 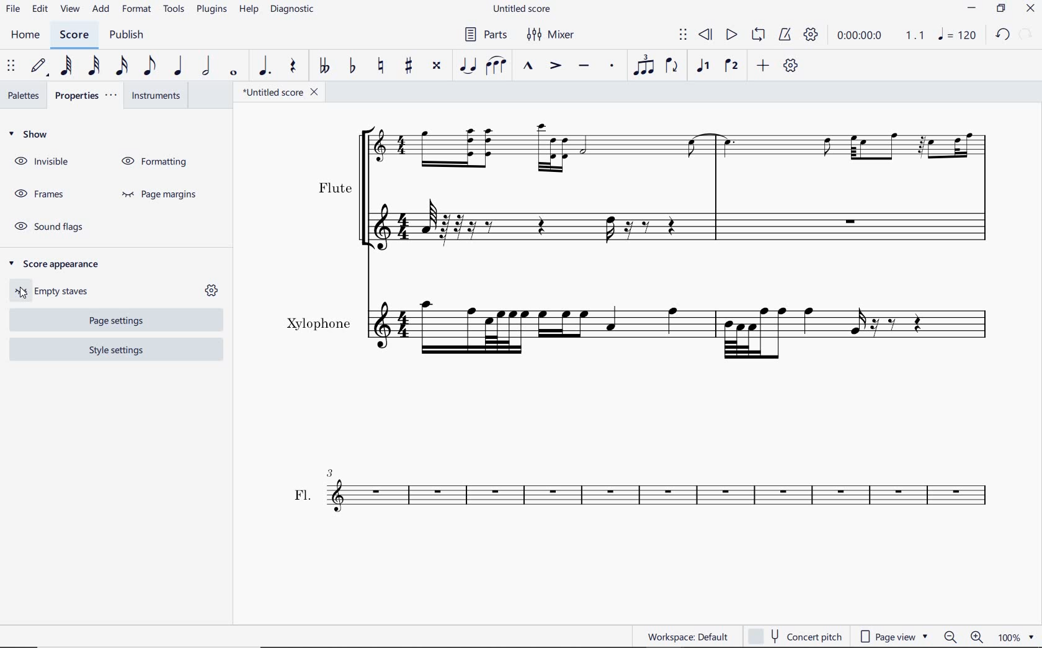 I want to click on STYLE SETTINGS, so click(x=115, y=351).